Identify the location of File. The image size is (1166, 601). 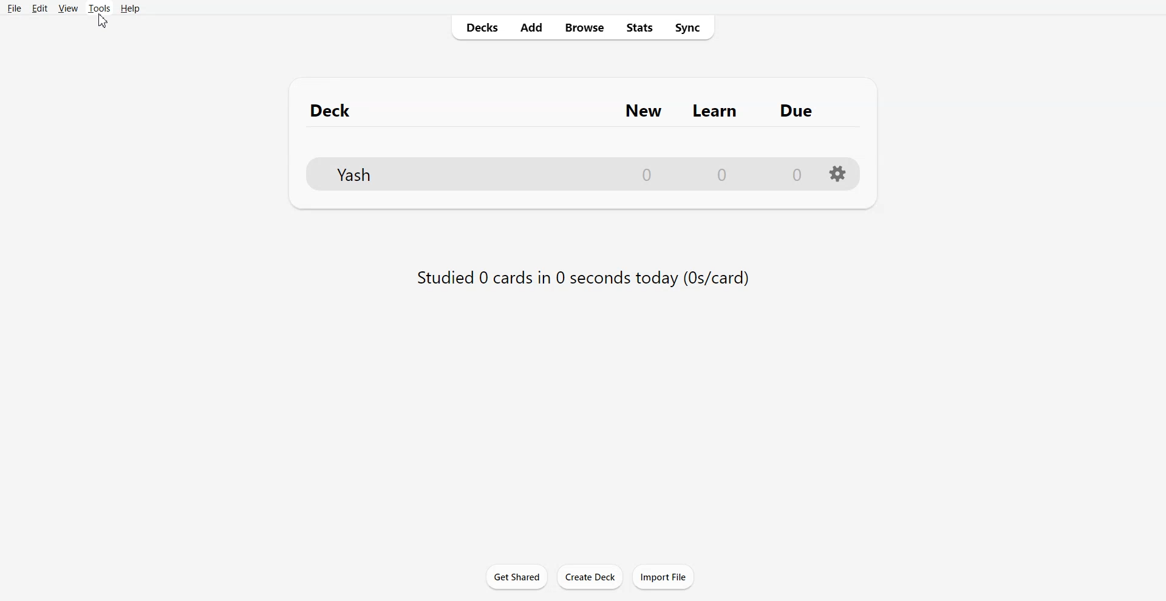
(563, 174).